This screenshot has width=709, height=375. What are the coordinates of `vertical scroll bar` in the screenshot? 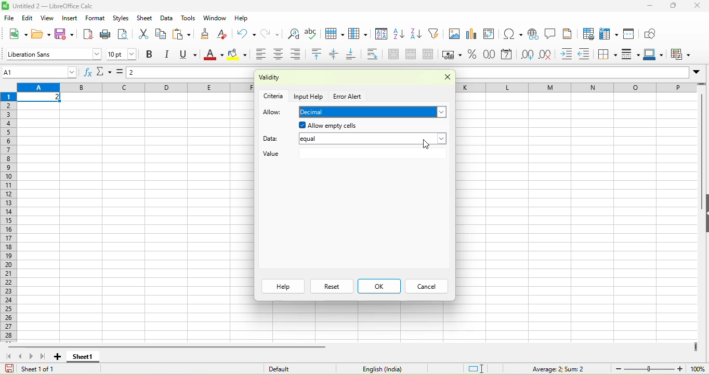 It's located at (700, 156).